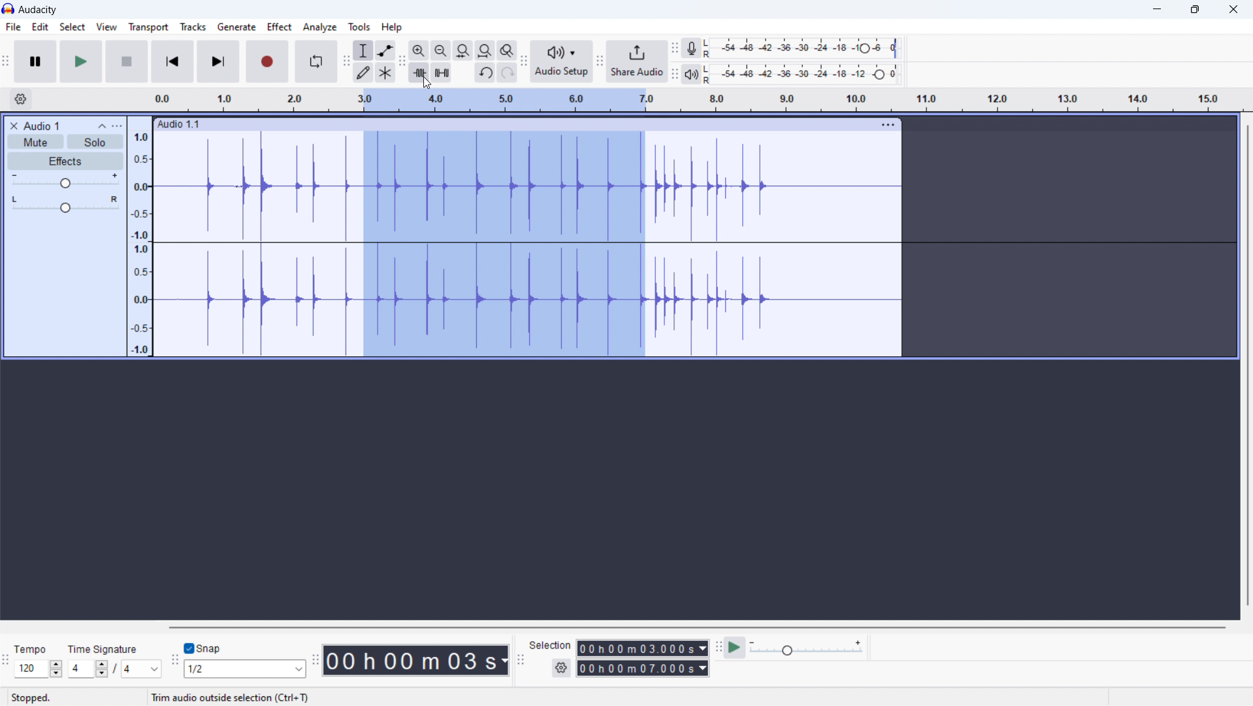  Describe the element at coordinates (1231, 9) in the screenshot. I see `close` at that location.